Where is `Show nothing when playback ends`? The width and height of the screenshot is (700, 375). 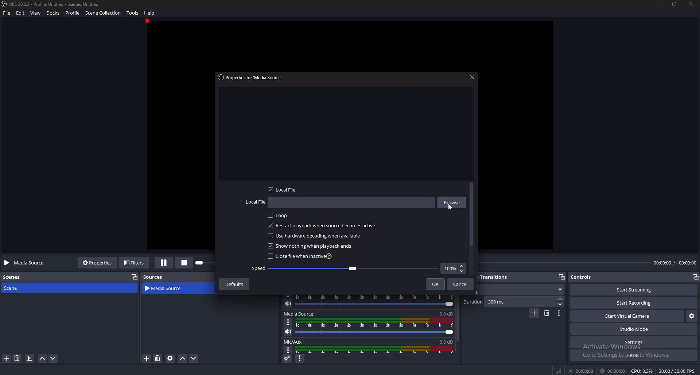
Show nothing when playback ends is located at coordinates (312, 246).